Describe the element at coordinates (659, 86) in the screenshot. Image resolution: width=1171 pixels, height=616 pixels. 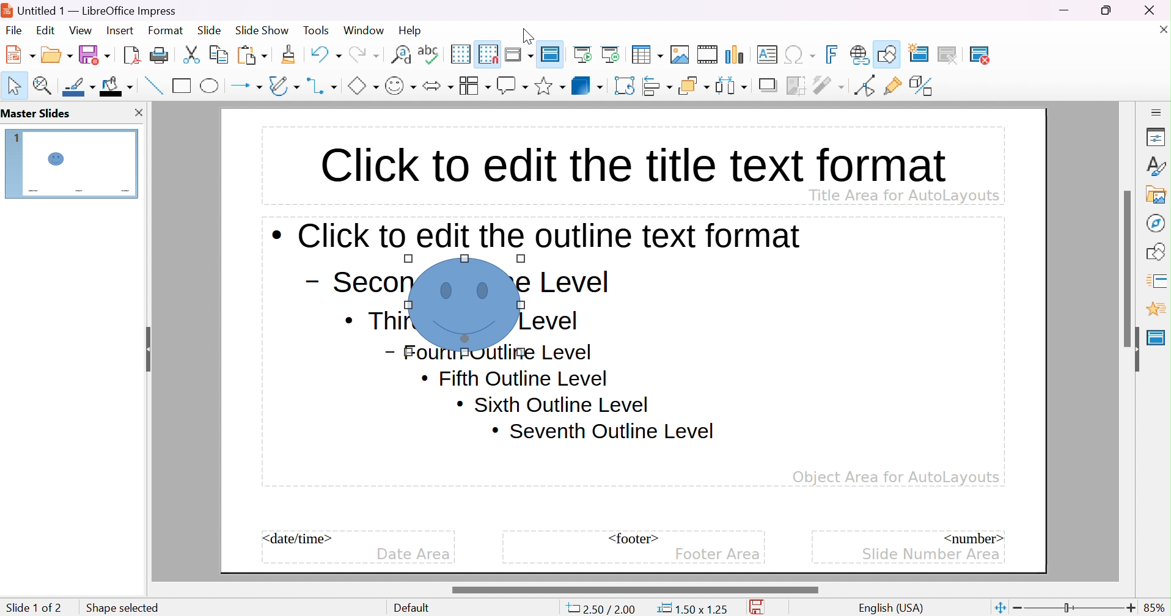
I see `align objects` at that location.